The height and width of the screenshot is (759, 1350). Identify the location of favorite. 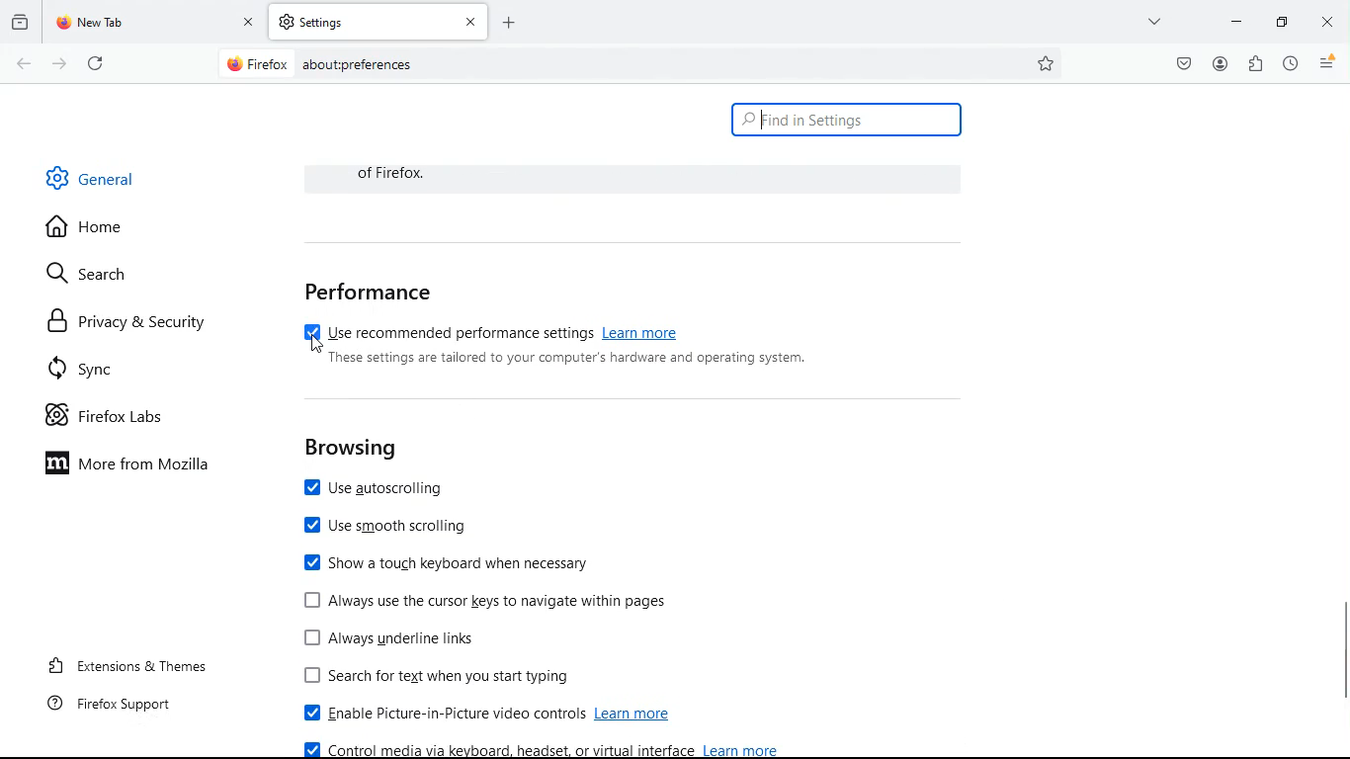
(1047, 64).